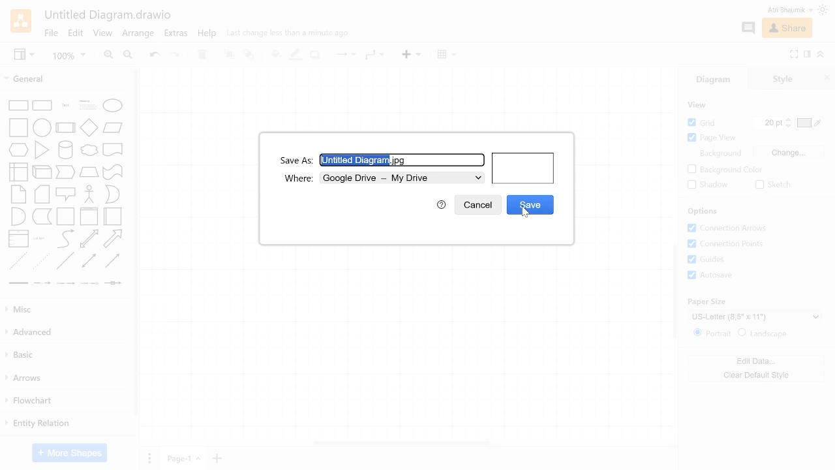 Image resolution: width=835 pixels, height=470 pixels. Describe the element at coordinates (706, 300) in the screenshot. I see `Paper Size` at that location.